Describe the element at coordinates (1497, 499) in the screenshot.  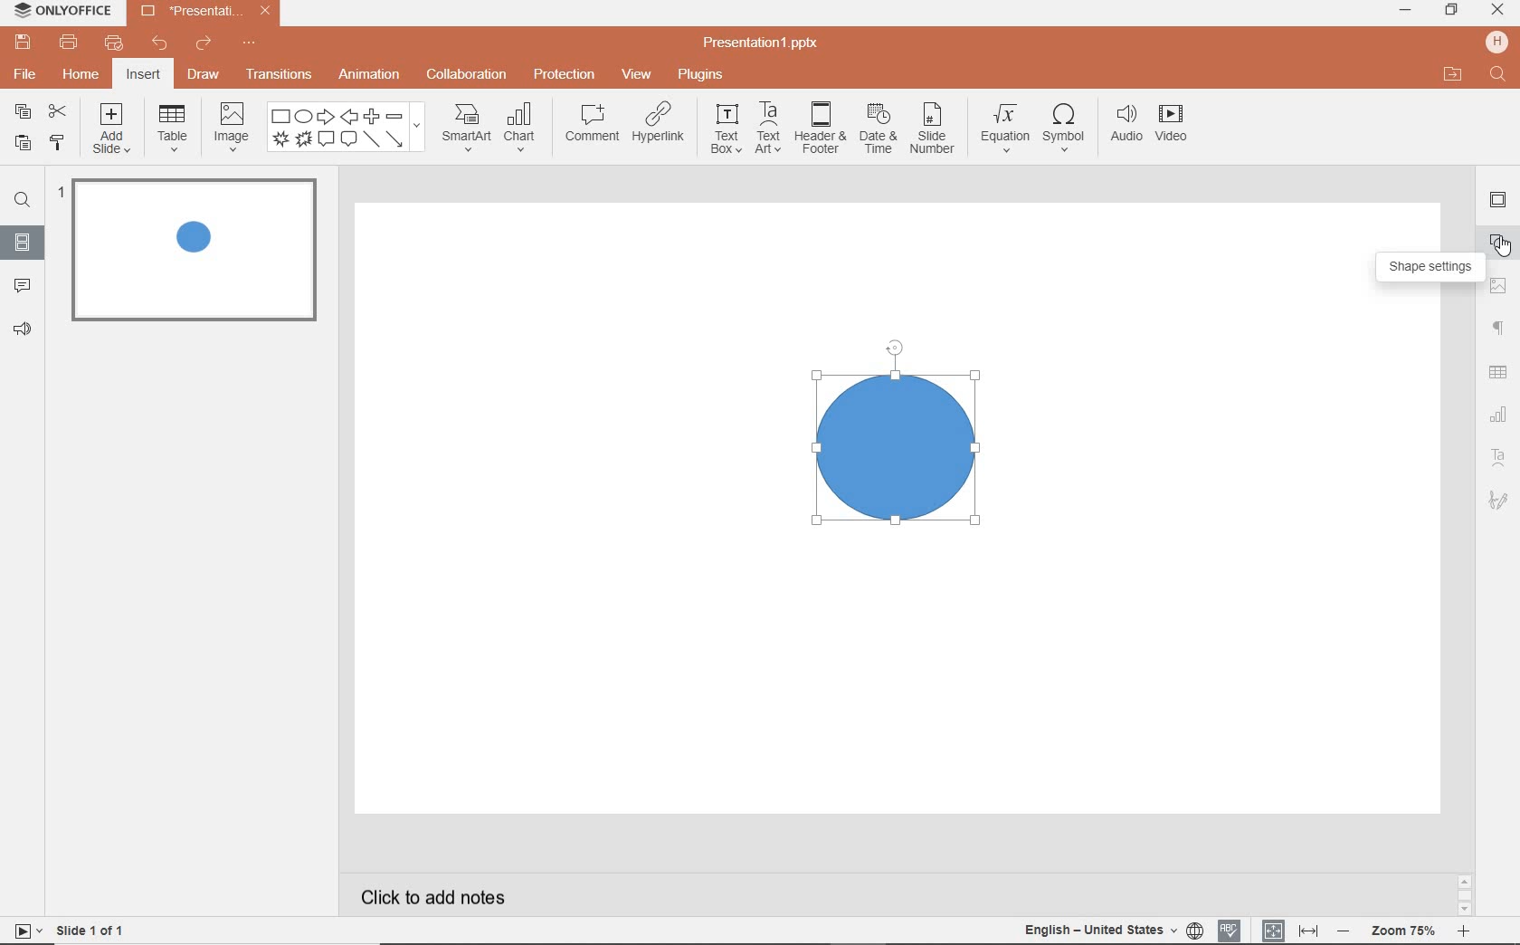
I see `signature` at that location.